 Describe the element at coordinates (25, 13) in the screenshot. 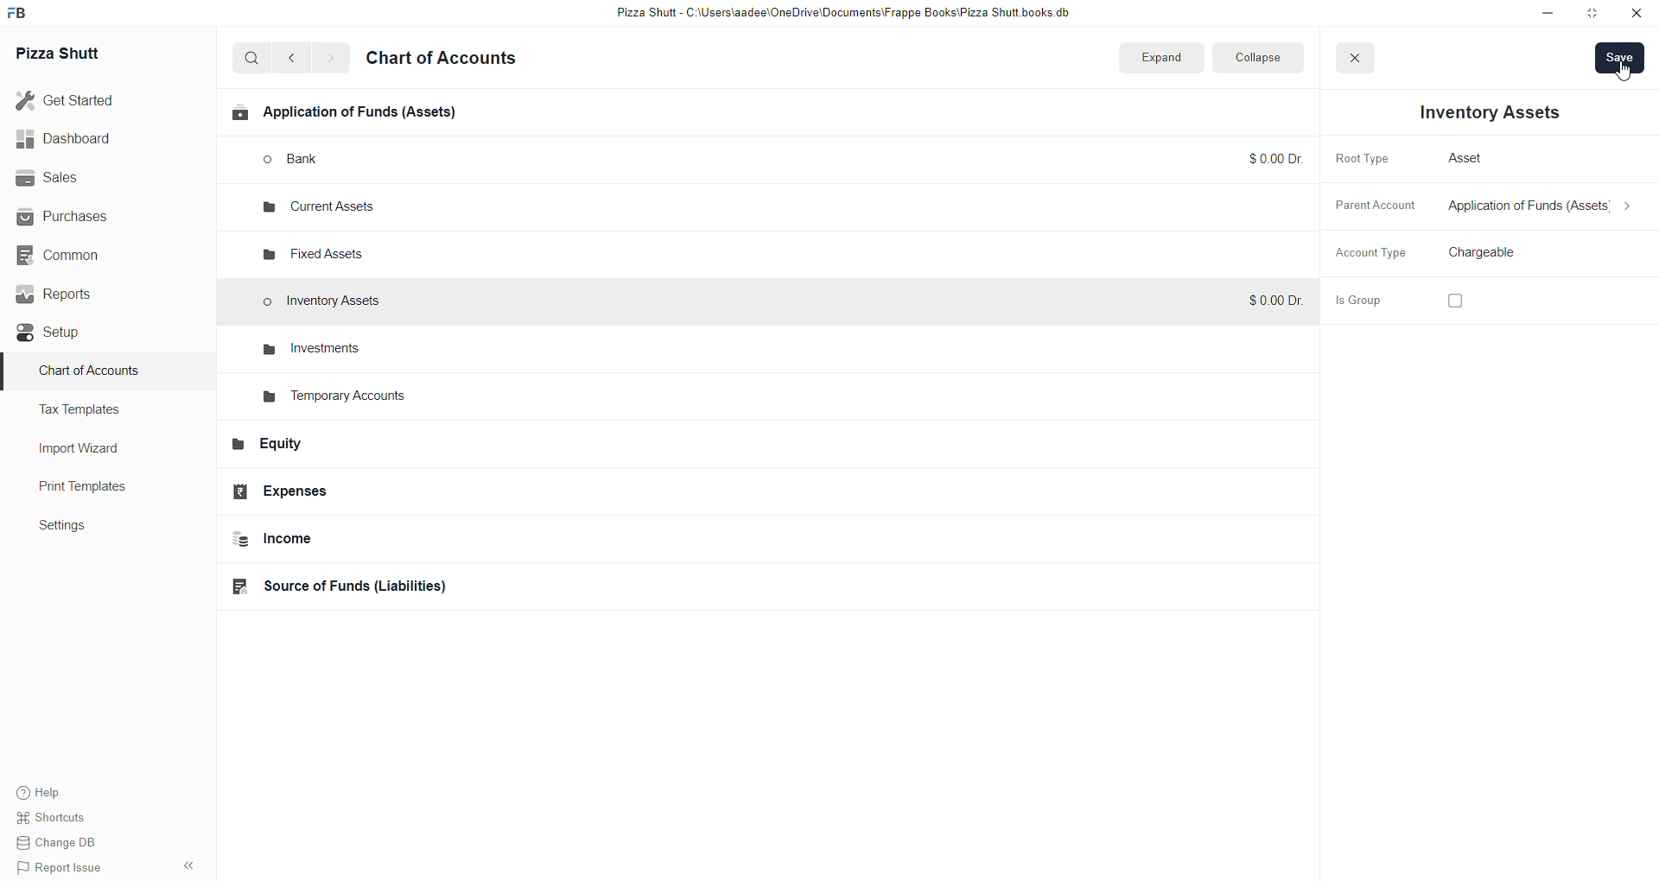

I see `Frappe Book Logo` at that location.